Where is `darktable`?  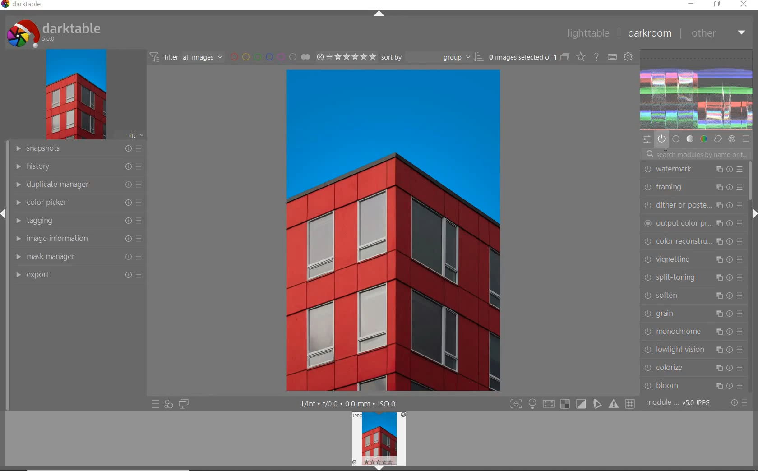 darktable is located at coordinates (63, 31).